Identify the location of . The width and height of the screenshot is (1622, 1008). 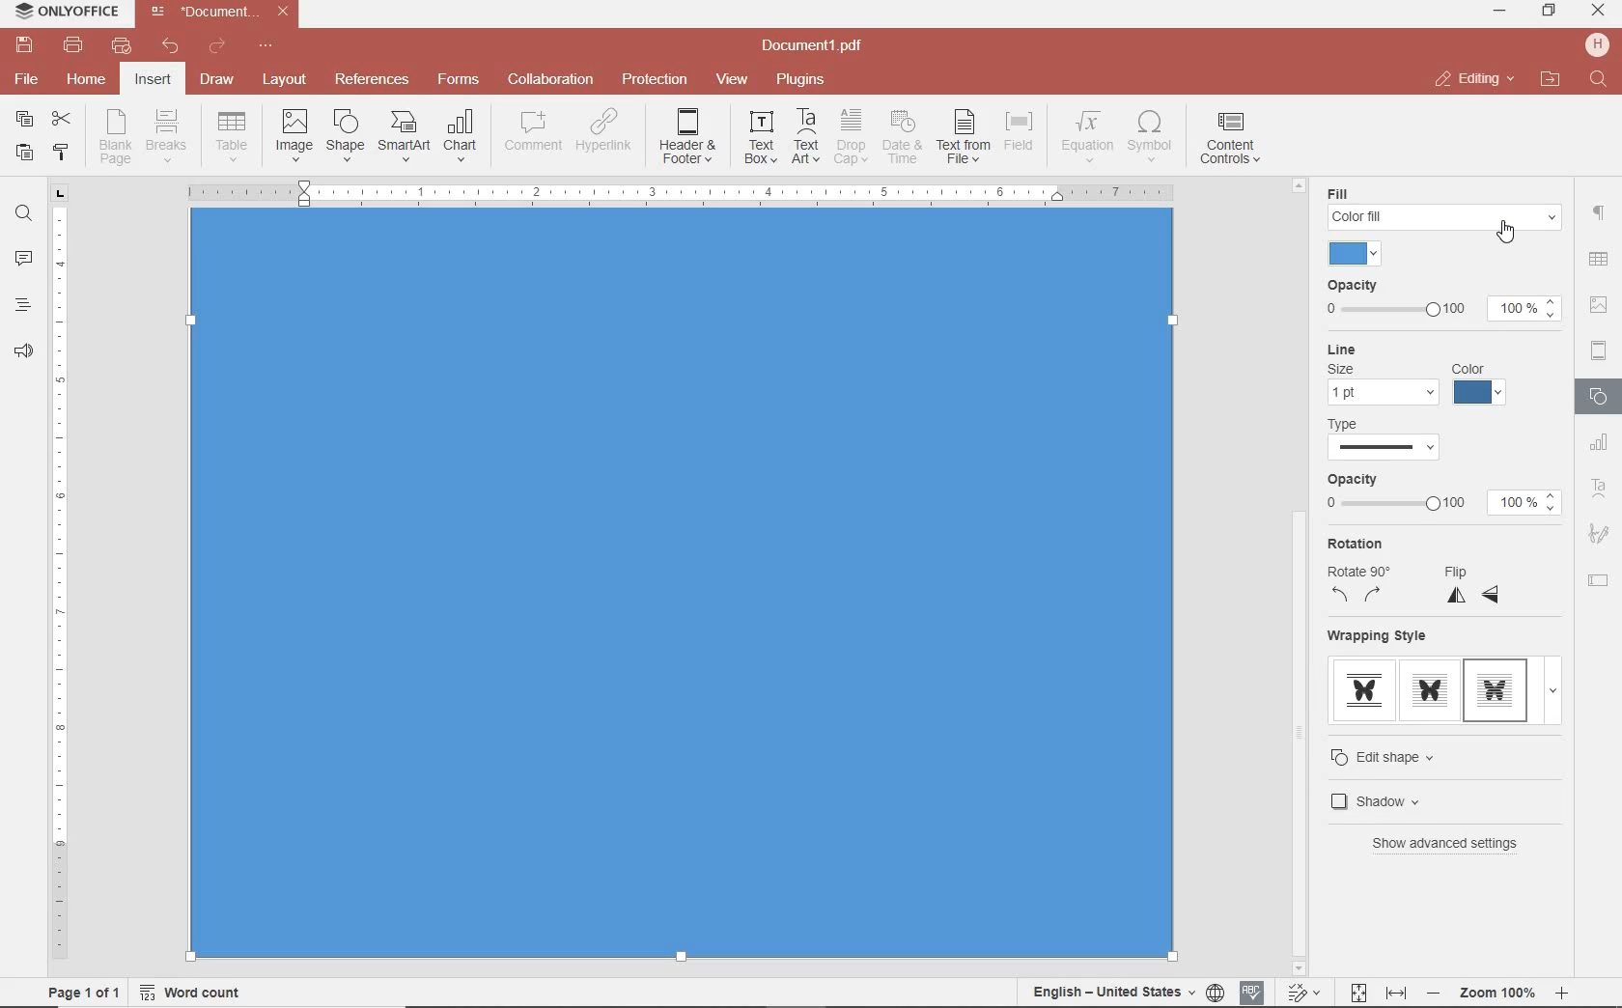
(1497, 994).